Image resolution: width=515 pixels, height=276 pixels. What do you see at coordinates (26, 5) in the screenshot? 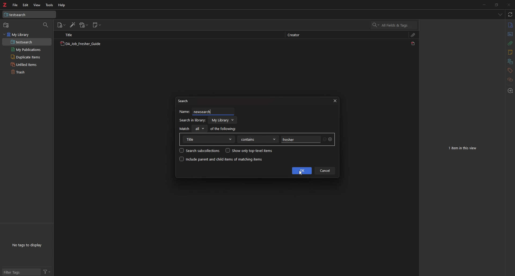
I see `edit` at bounding box center [26, 5].